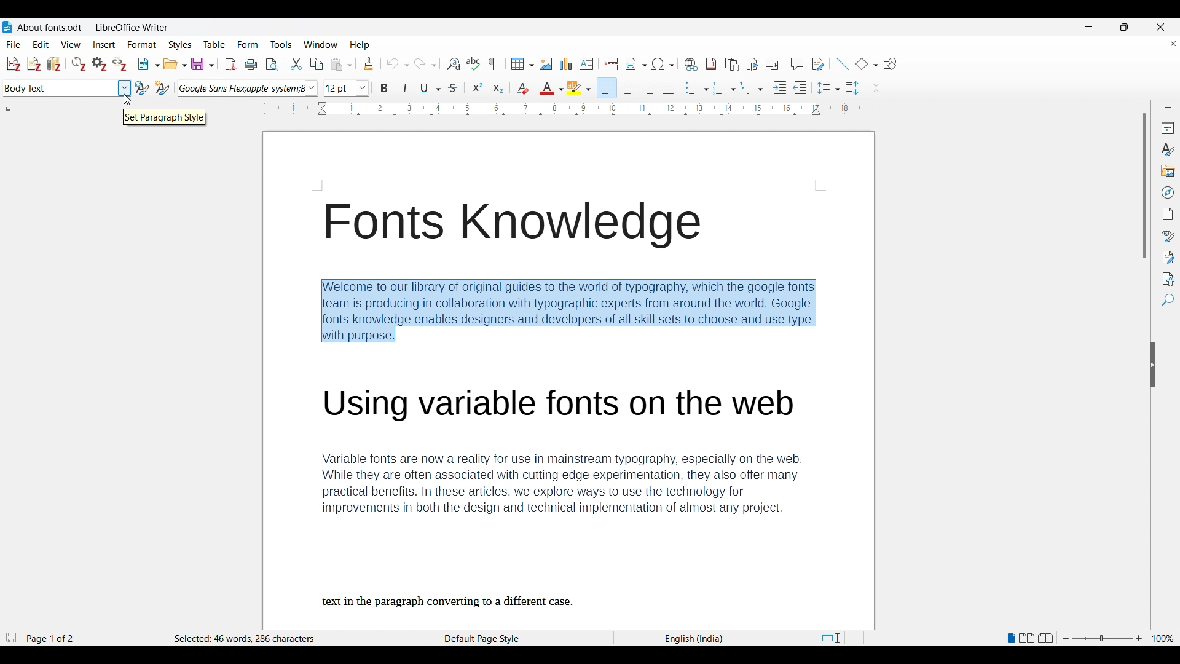 The height and width of the screenshot is (664, 1180). I want to click on Insert text box, so click(586, 64).